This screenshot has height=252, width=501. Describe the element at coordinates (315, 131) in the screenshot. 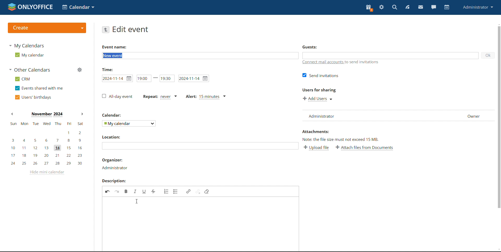

I see `attachment` at that location.